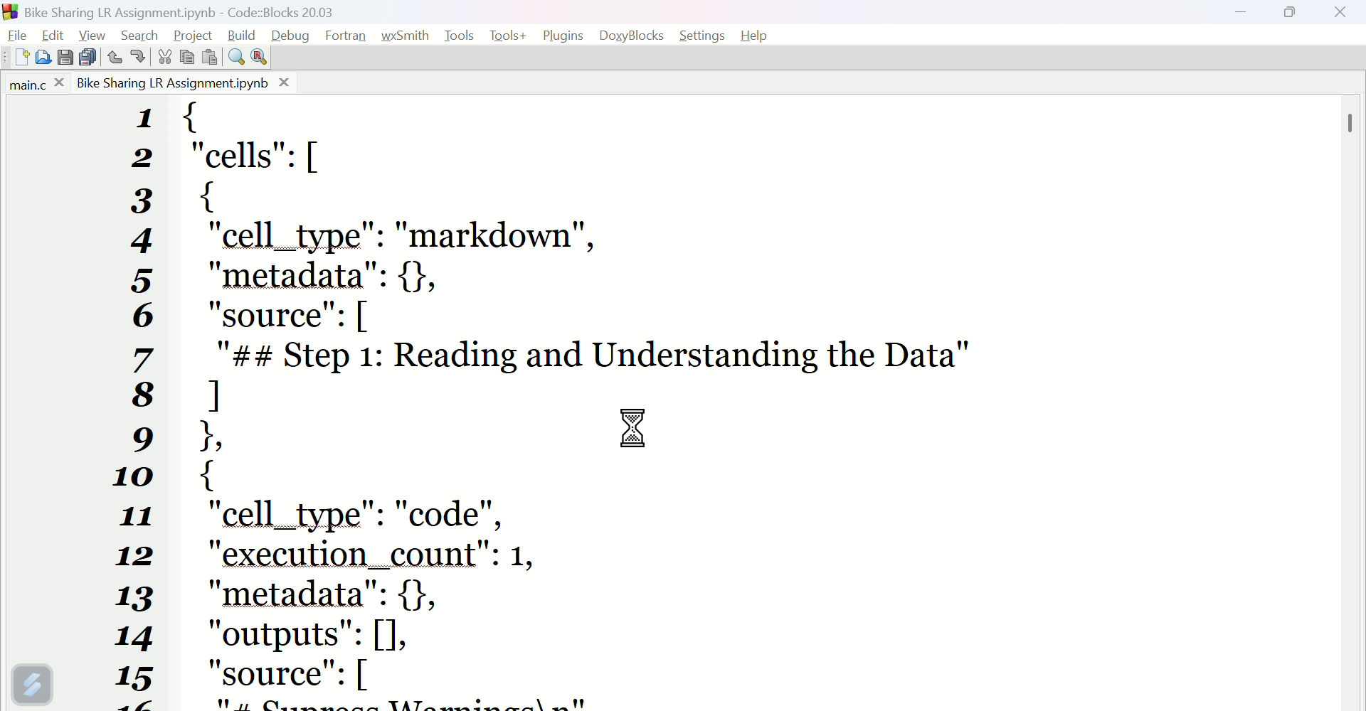  I want to click on Main.C, so click(33, 85).